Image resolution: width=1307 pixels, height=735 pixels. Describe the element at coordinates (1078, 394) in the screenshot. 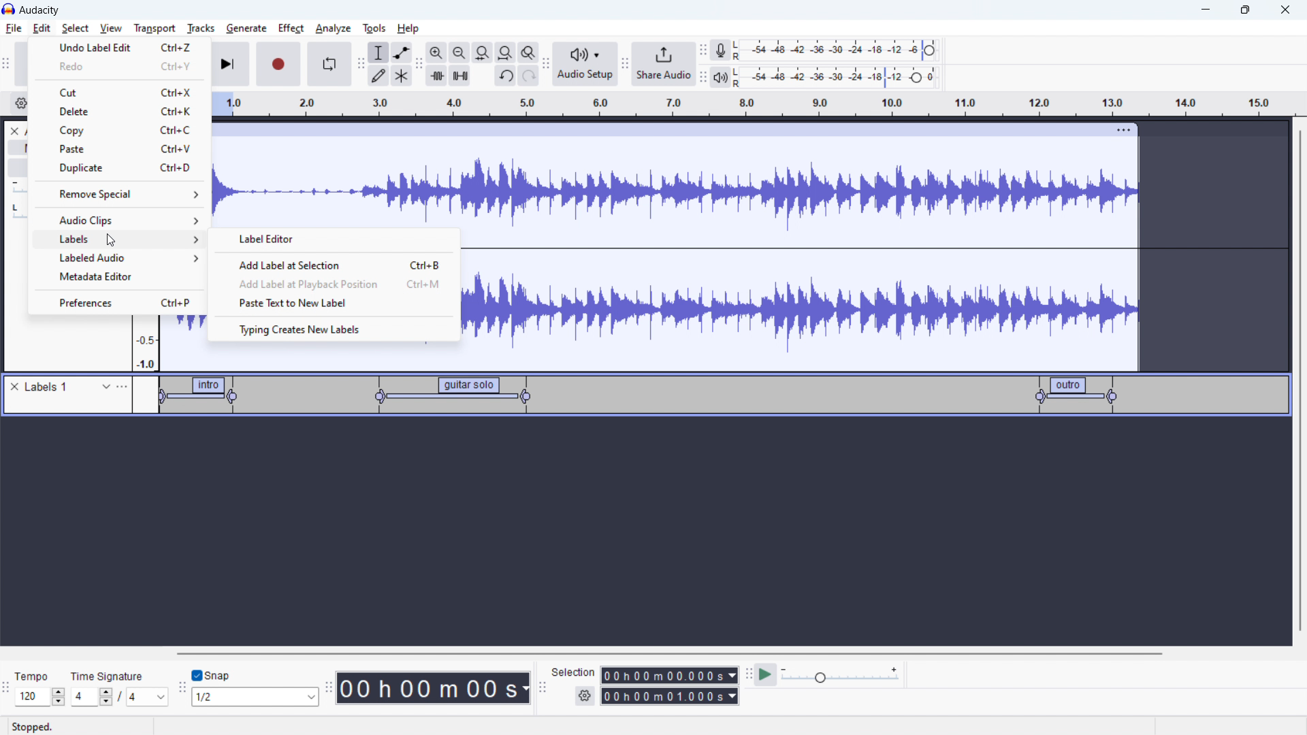

I see `label 3` at that location.